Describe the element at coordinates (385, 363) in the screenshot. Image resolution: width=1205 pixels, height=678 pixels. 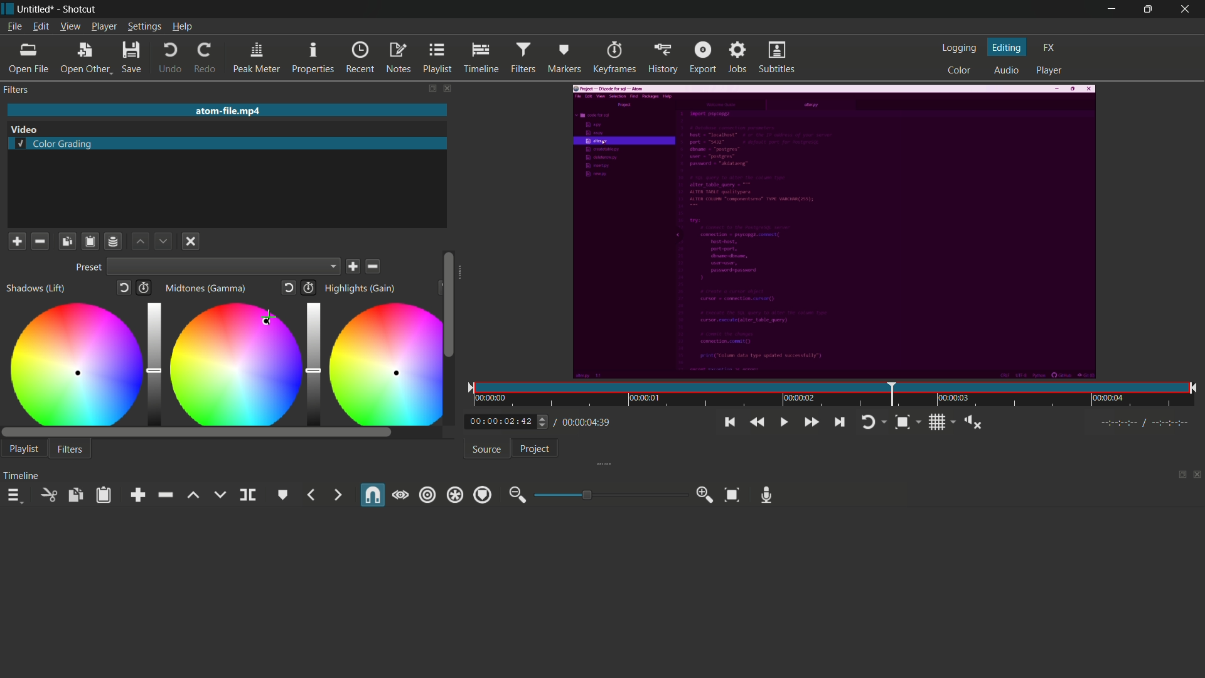
I see `adjustment circle` at that location.